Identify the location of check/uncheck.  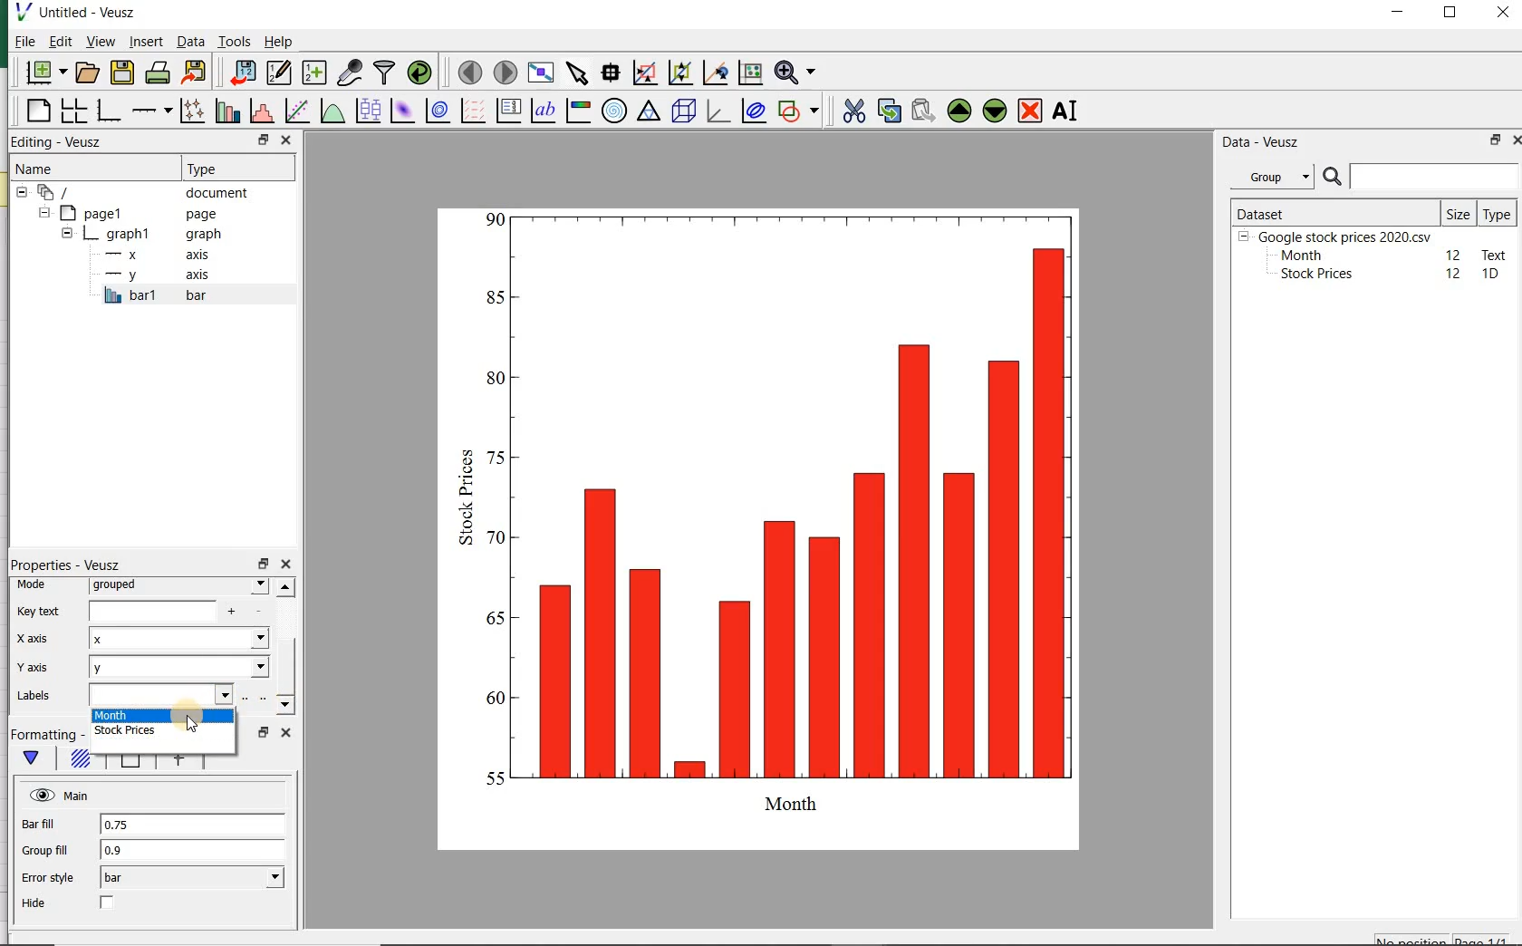
(109, 903).